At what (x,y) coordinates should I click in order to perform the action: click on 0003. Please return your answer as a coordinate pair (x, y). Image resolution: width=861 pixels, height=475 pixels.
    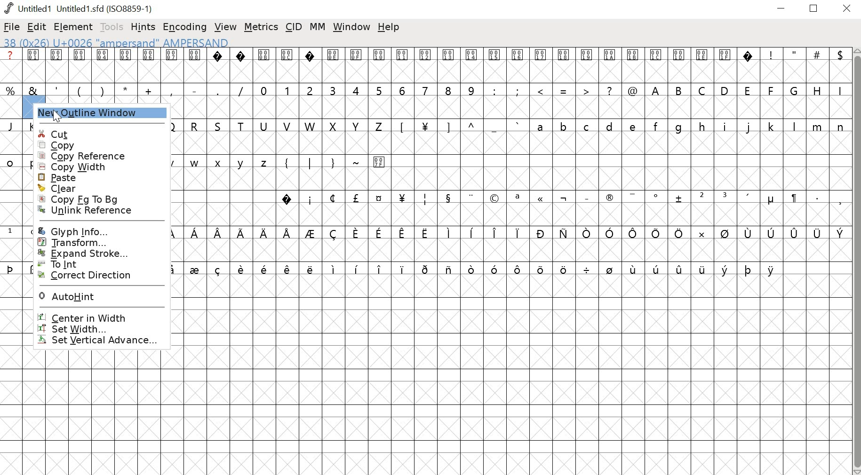
    Looking at the image, I should click on (80, 65).